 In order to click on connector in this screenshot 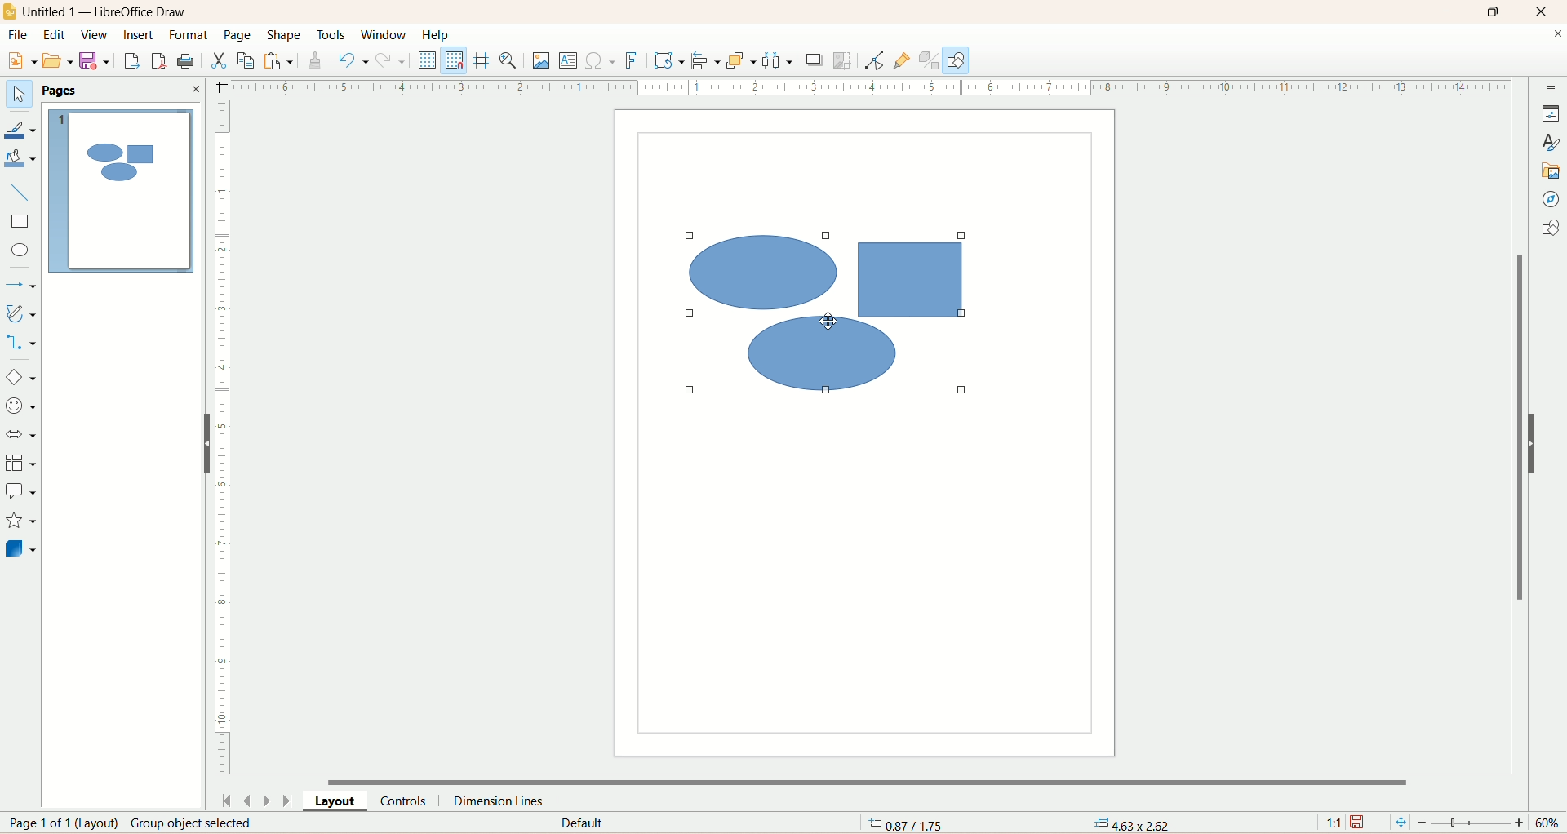, I will do `click(20, 343)`.